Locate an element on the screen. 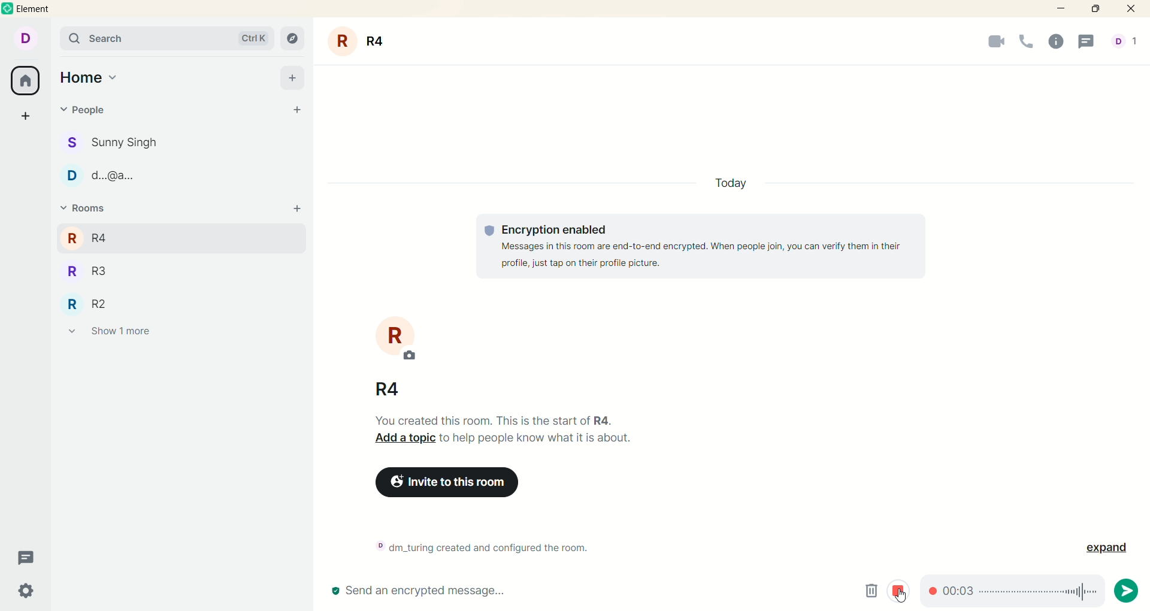  close is located at coordinates (1133, 9).